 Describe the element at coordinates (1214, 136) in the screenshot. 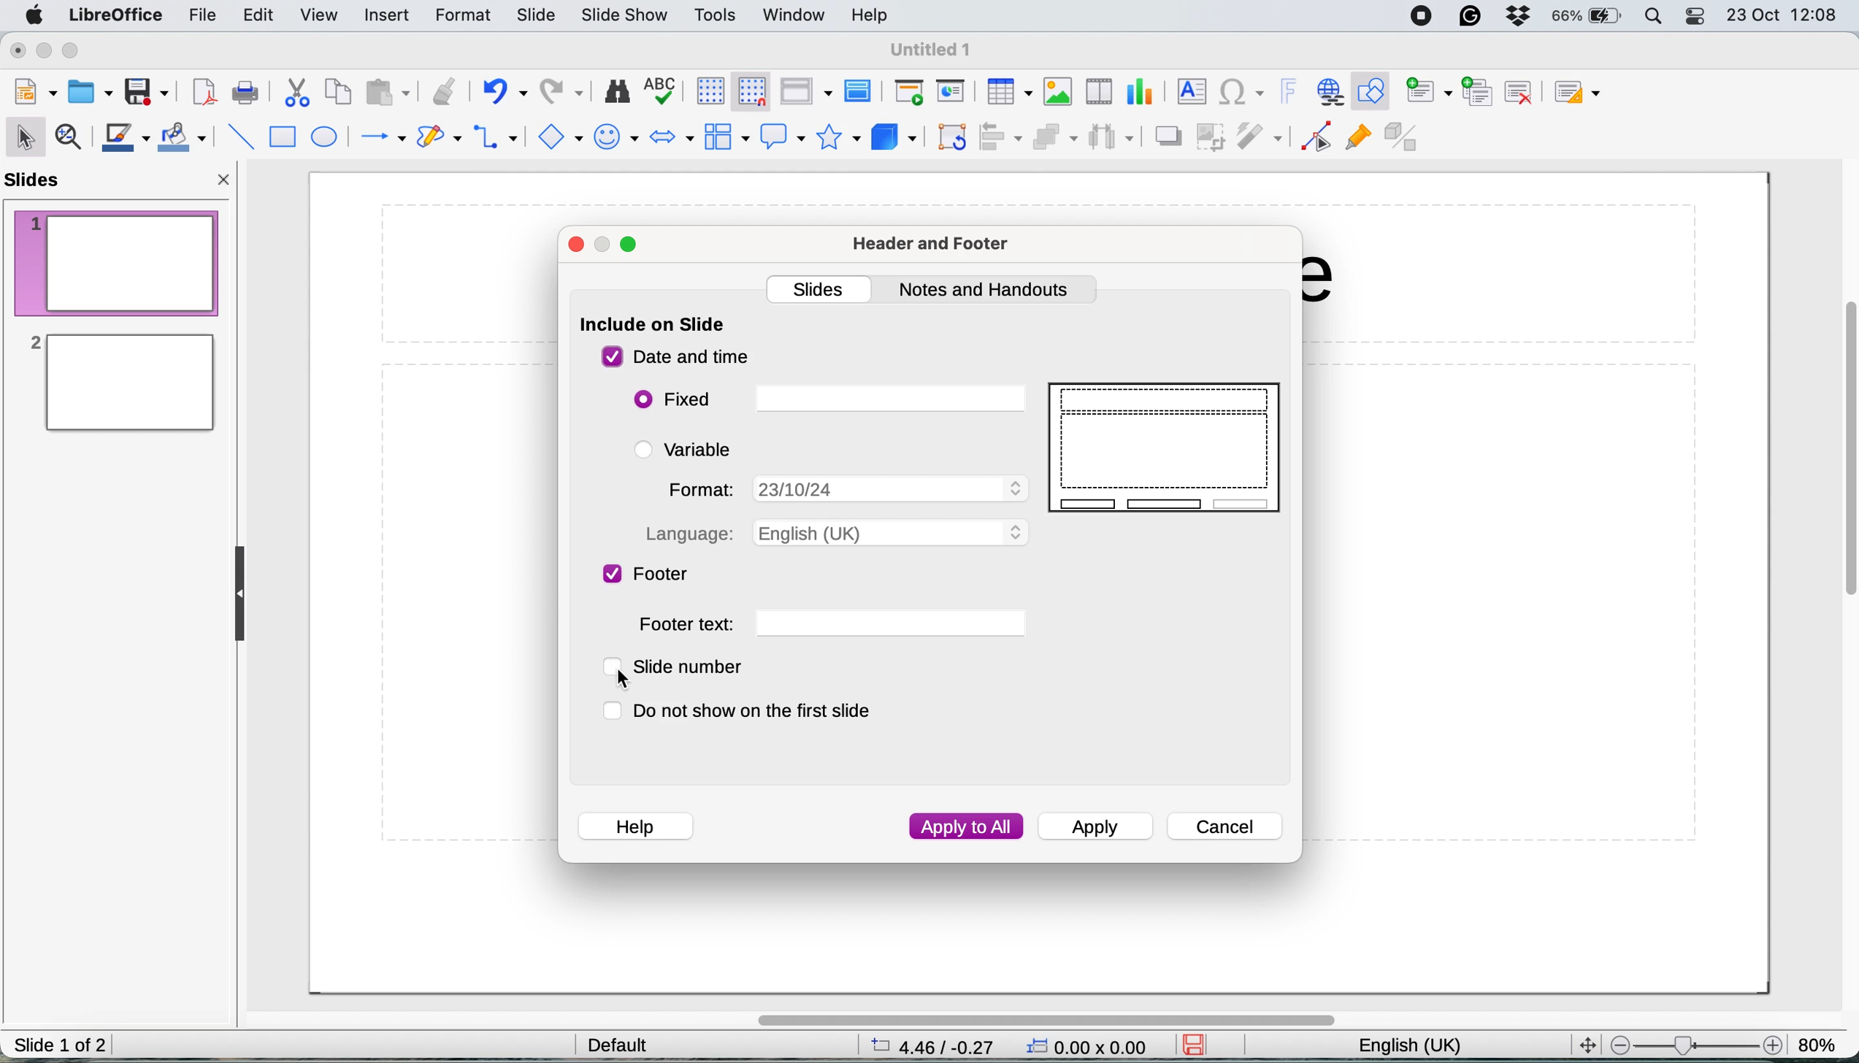

I see `crop image` at that location.